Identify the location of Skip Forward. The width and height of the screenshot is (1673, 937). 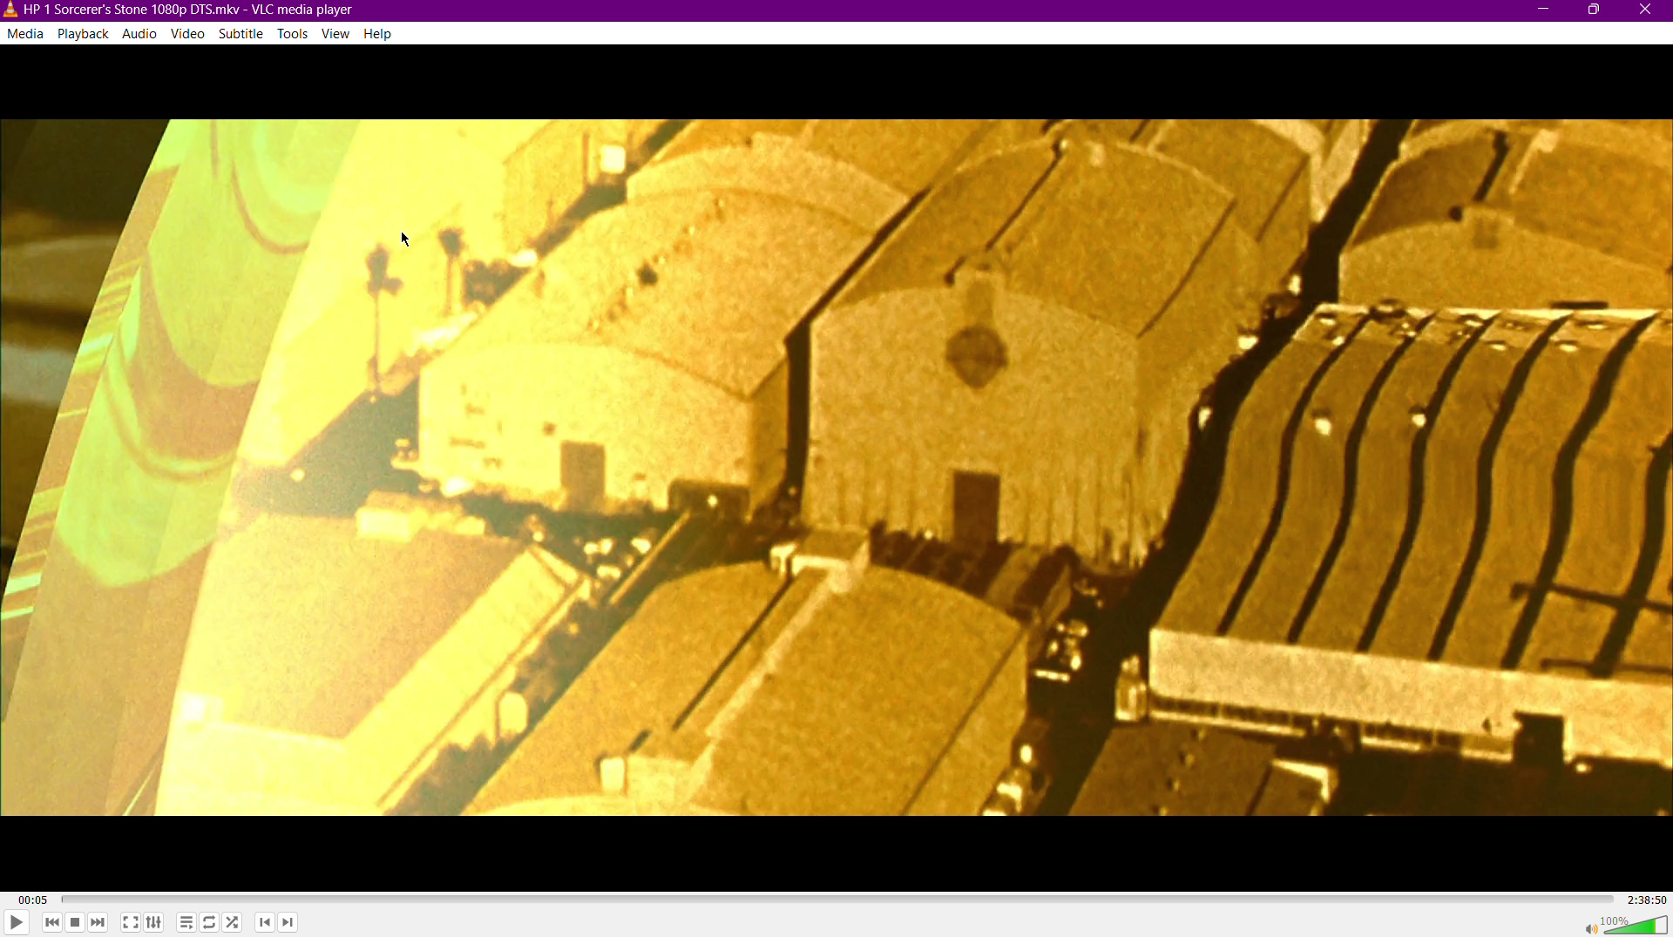
(100, 921).